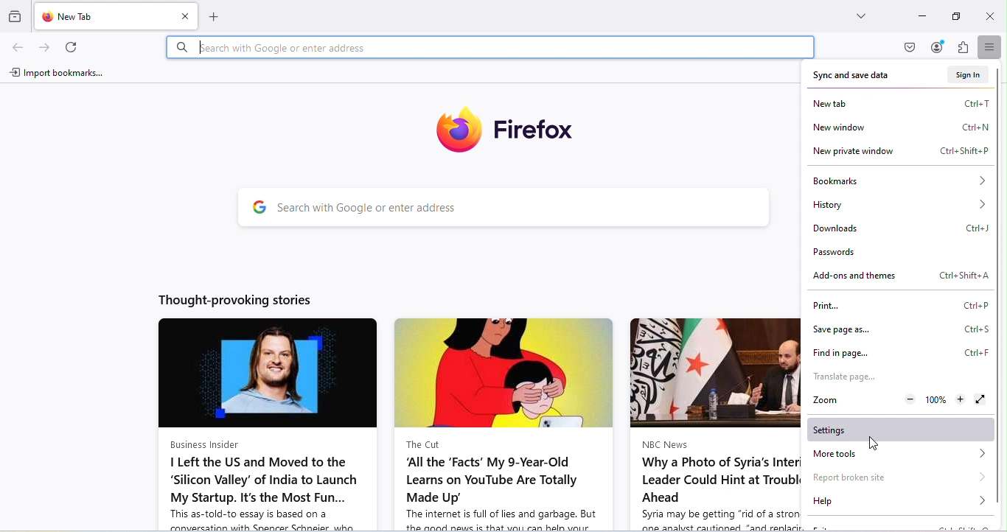 The width and height of the screenshot is (1007, 532). I want to click on Address bar, so click(489, 49).